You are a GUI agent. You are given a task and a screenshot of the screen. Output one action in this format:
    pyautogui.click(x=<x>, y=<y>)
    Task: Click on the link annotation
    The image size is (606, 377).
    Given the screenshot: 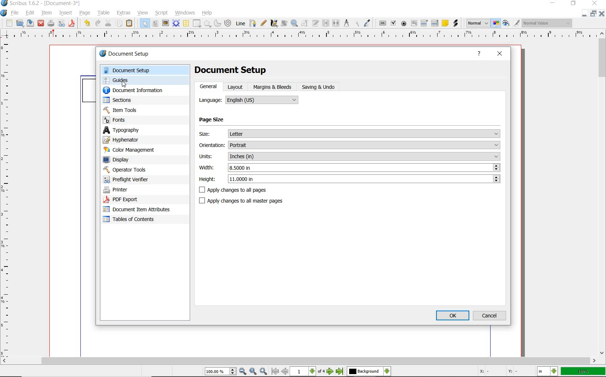 What is the action you would take?
    pyautogui.click(x=457, y=24)
    